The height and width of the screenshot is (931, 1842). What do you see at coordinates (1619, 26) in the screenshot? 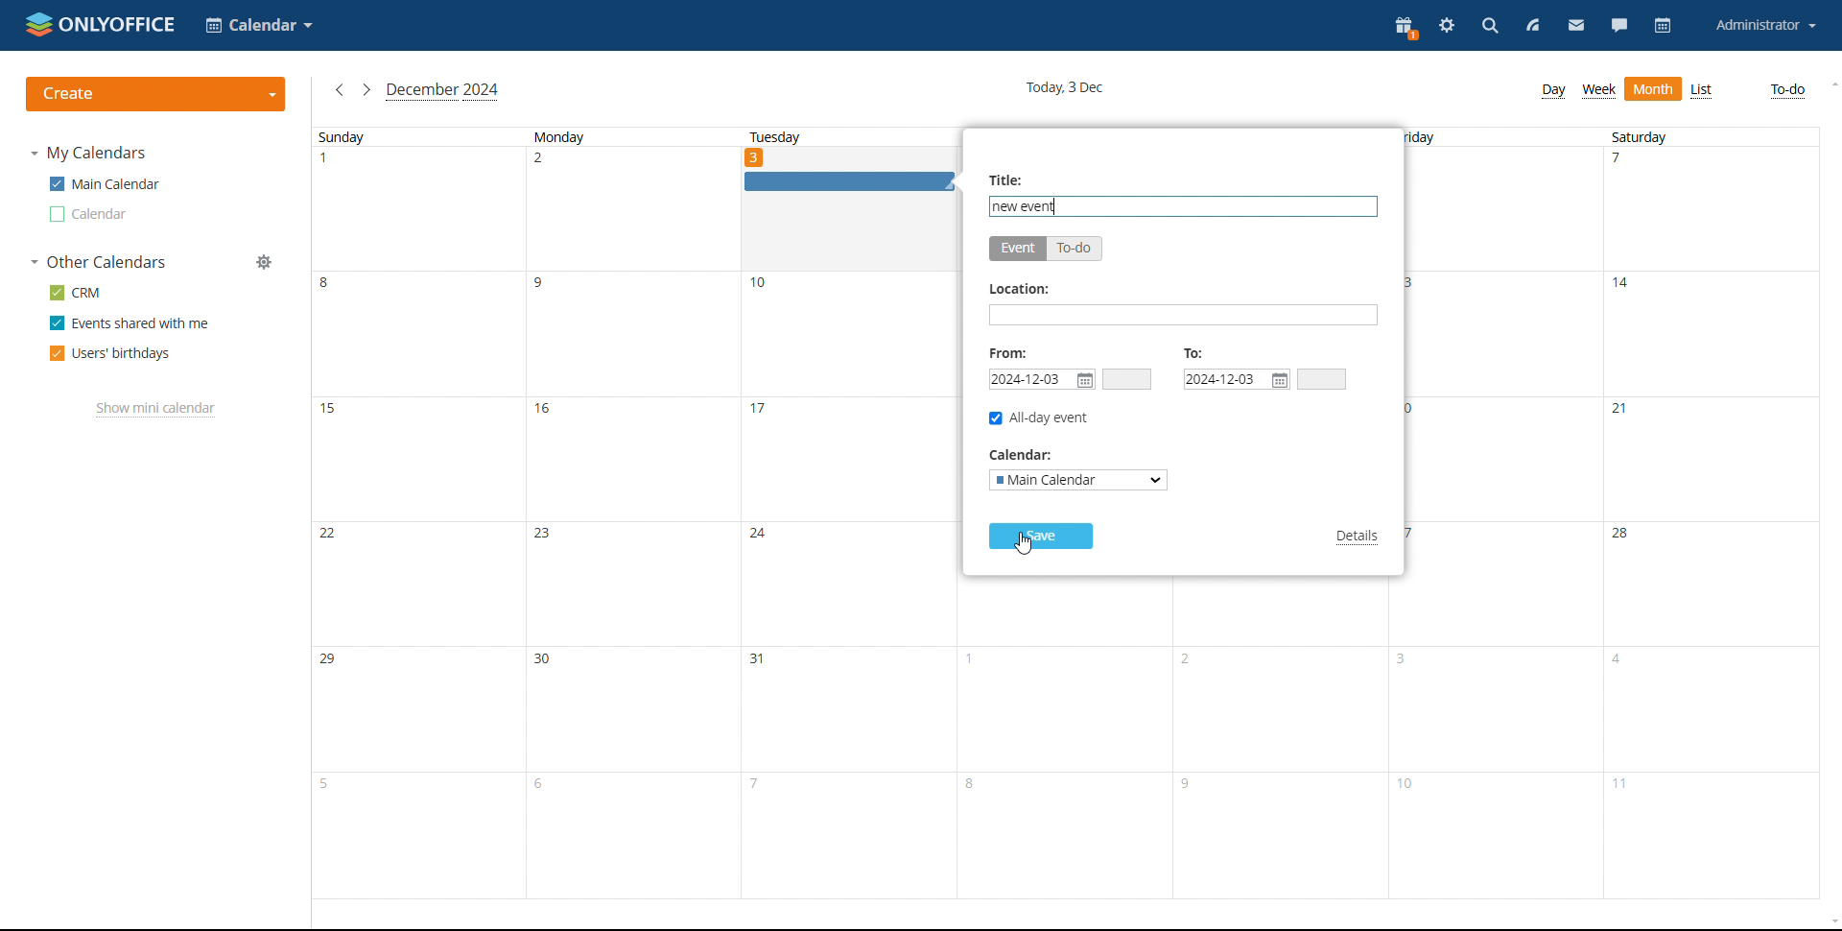
I see `chat` at bounding box center [1619, 26].